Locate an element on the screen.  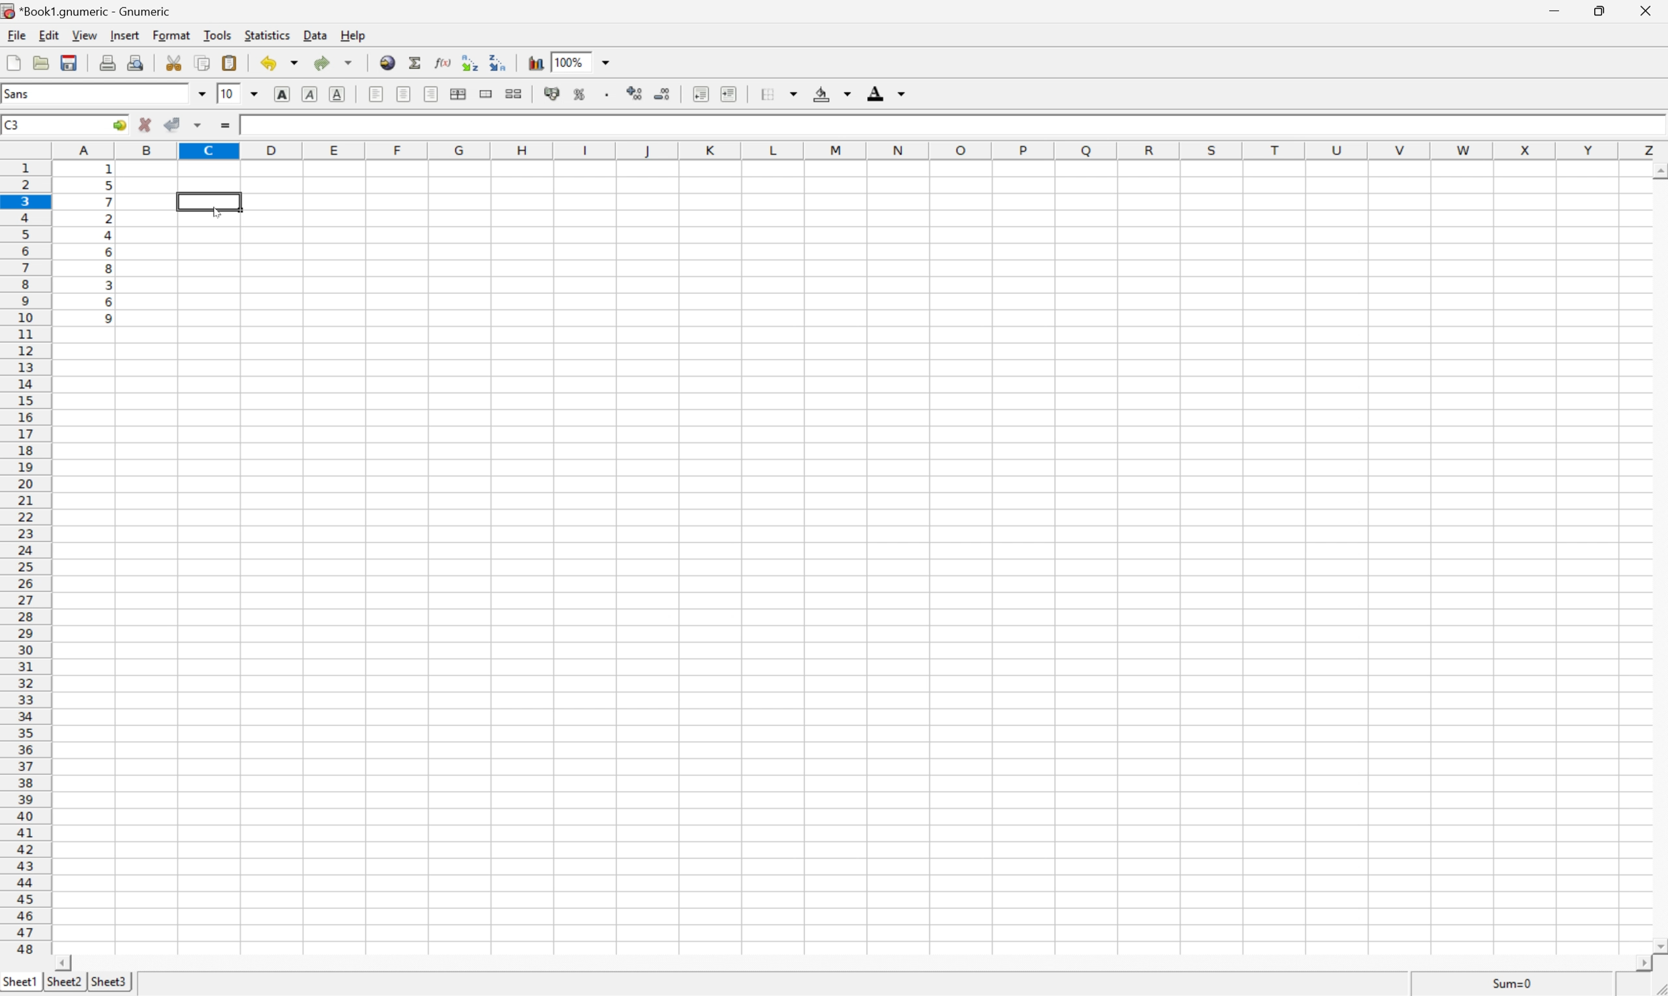
data is located at coordinates (315, 35).